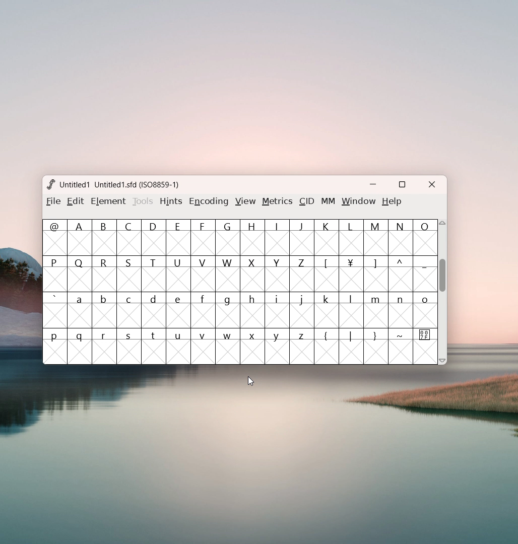  Describe the element at coordinates (352, 274) in the screenshot. I see `¥` at that location.